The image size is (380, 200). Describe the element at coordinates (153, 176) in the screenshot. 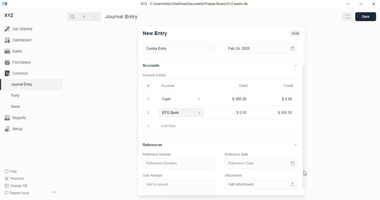

I see `user remark` at that location.